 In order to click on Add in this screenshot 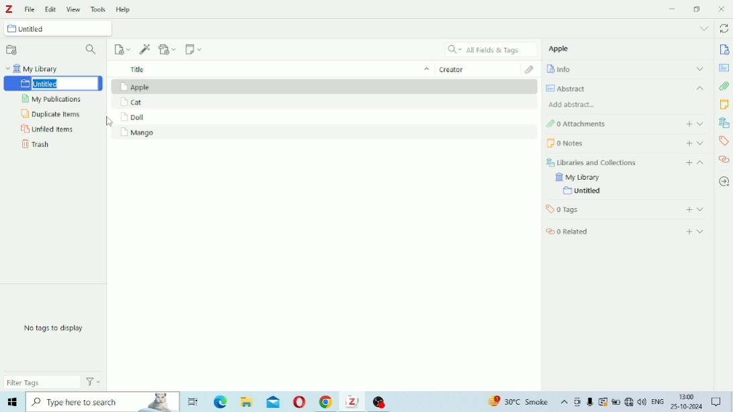, I will do `click(689, 163)`.